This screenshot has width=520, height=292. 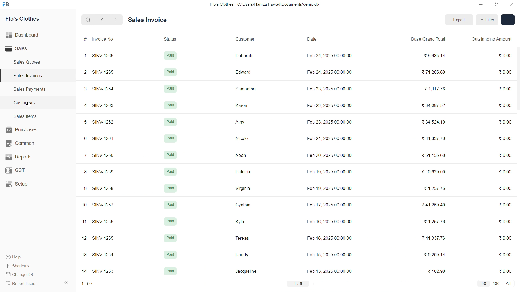 What do you see at coordinates (245, 39) in the screenshot?
I see `Customer` at bounding box center [245, 39].